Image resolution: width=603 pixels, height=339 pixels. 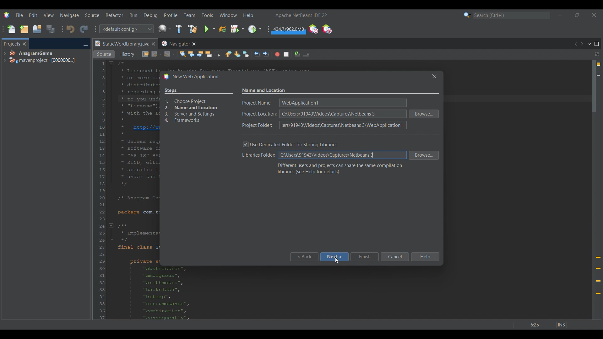 I want to click on Vertical slide bar, so click(x=594, y=190).